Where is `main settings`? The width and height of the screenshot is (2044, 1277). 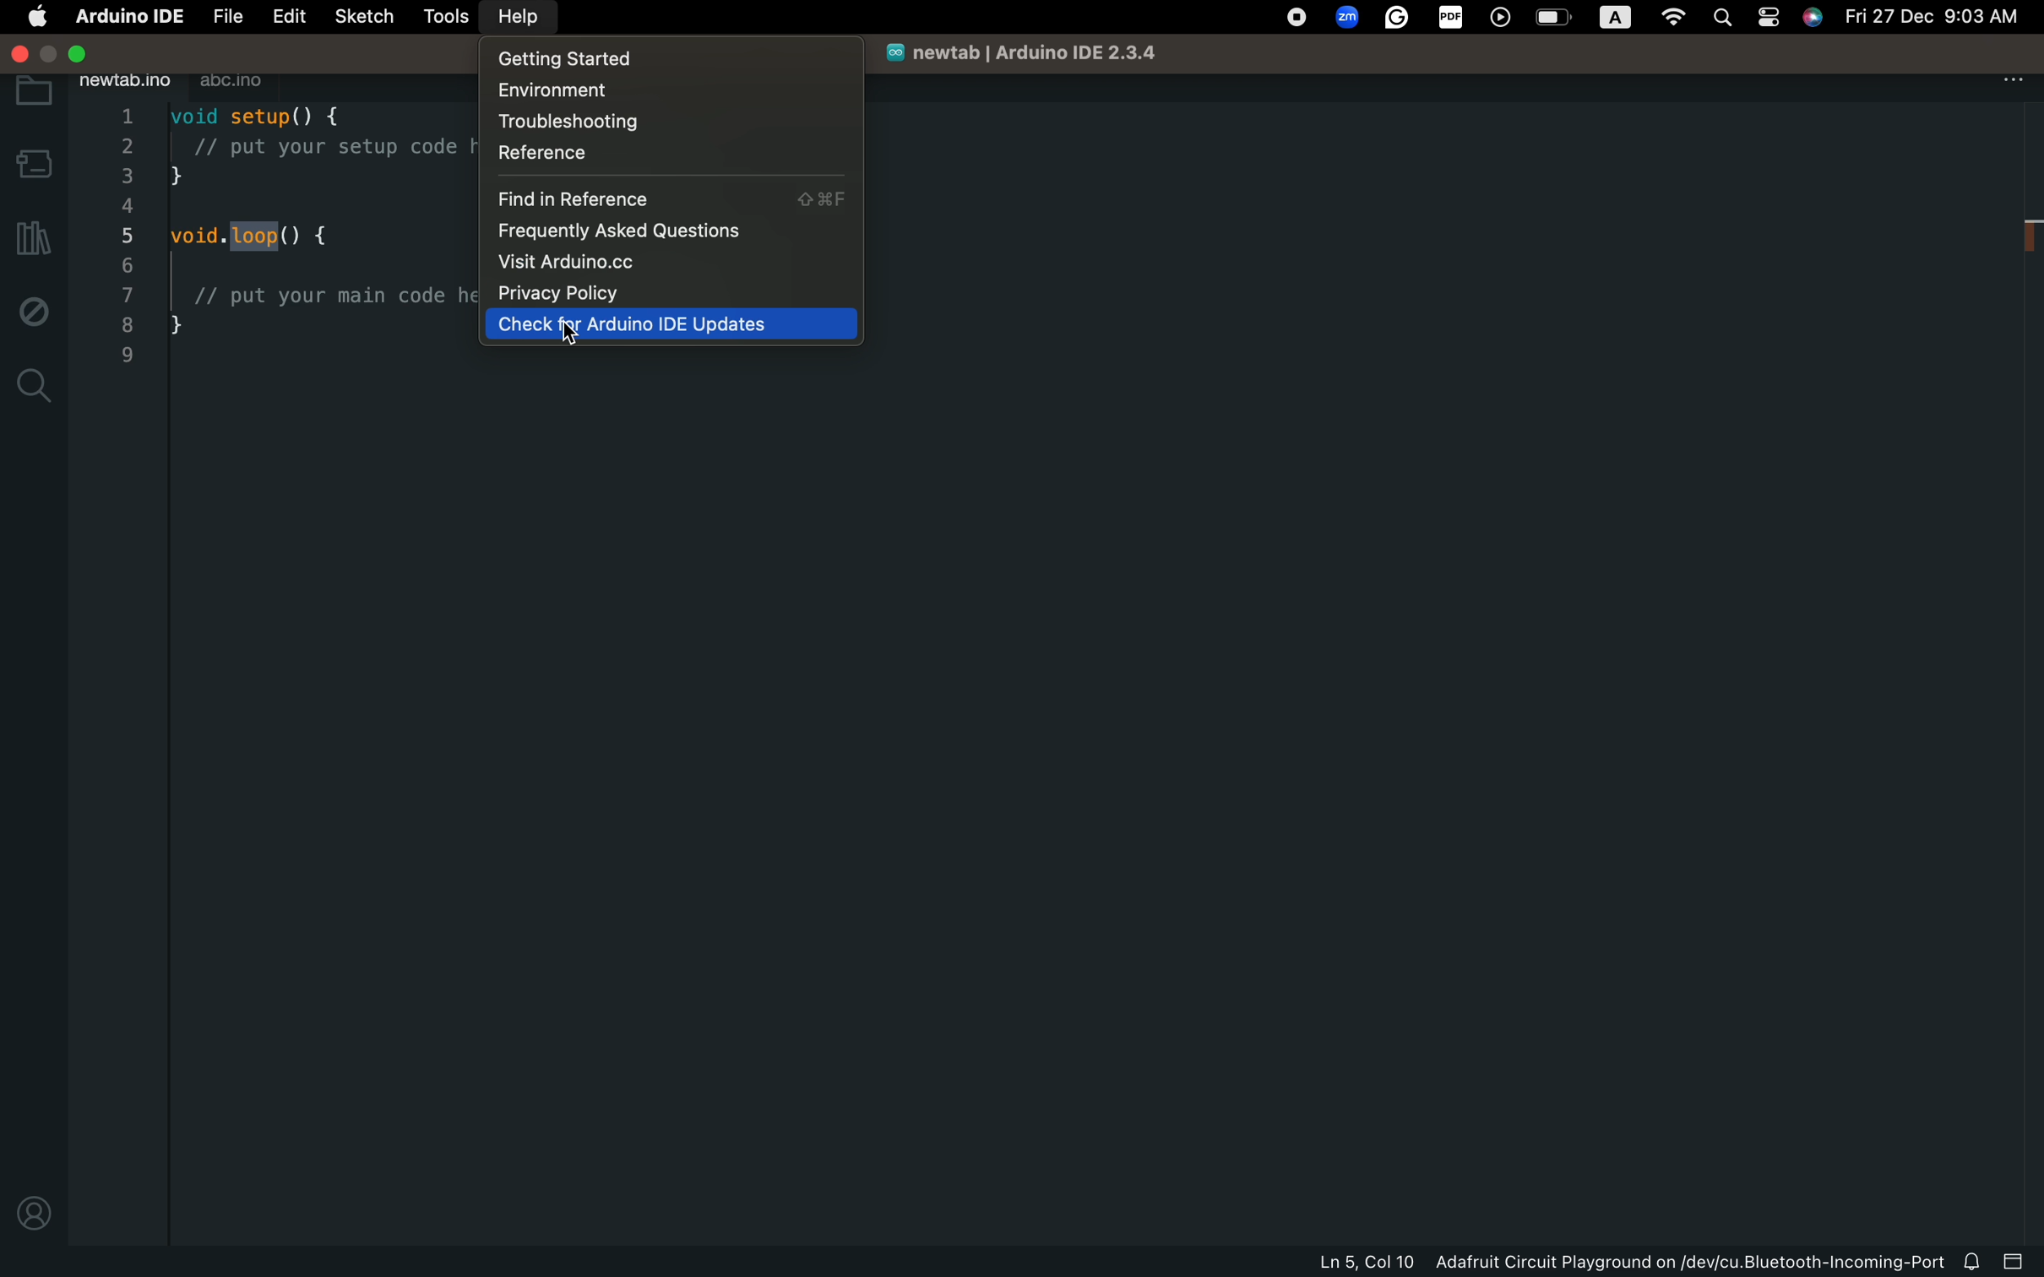 main settings is located at coordinates (2011, 79).